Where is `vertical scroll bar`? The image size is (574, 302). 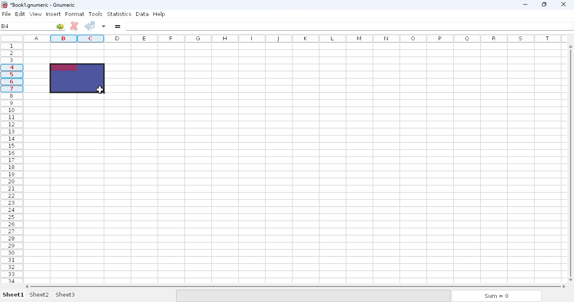 vertical scroll bar is located at coordinates (571, 167).